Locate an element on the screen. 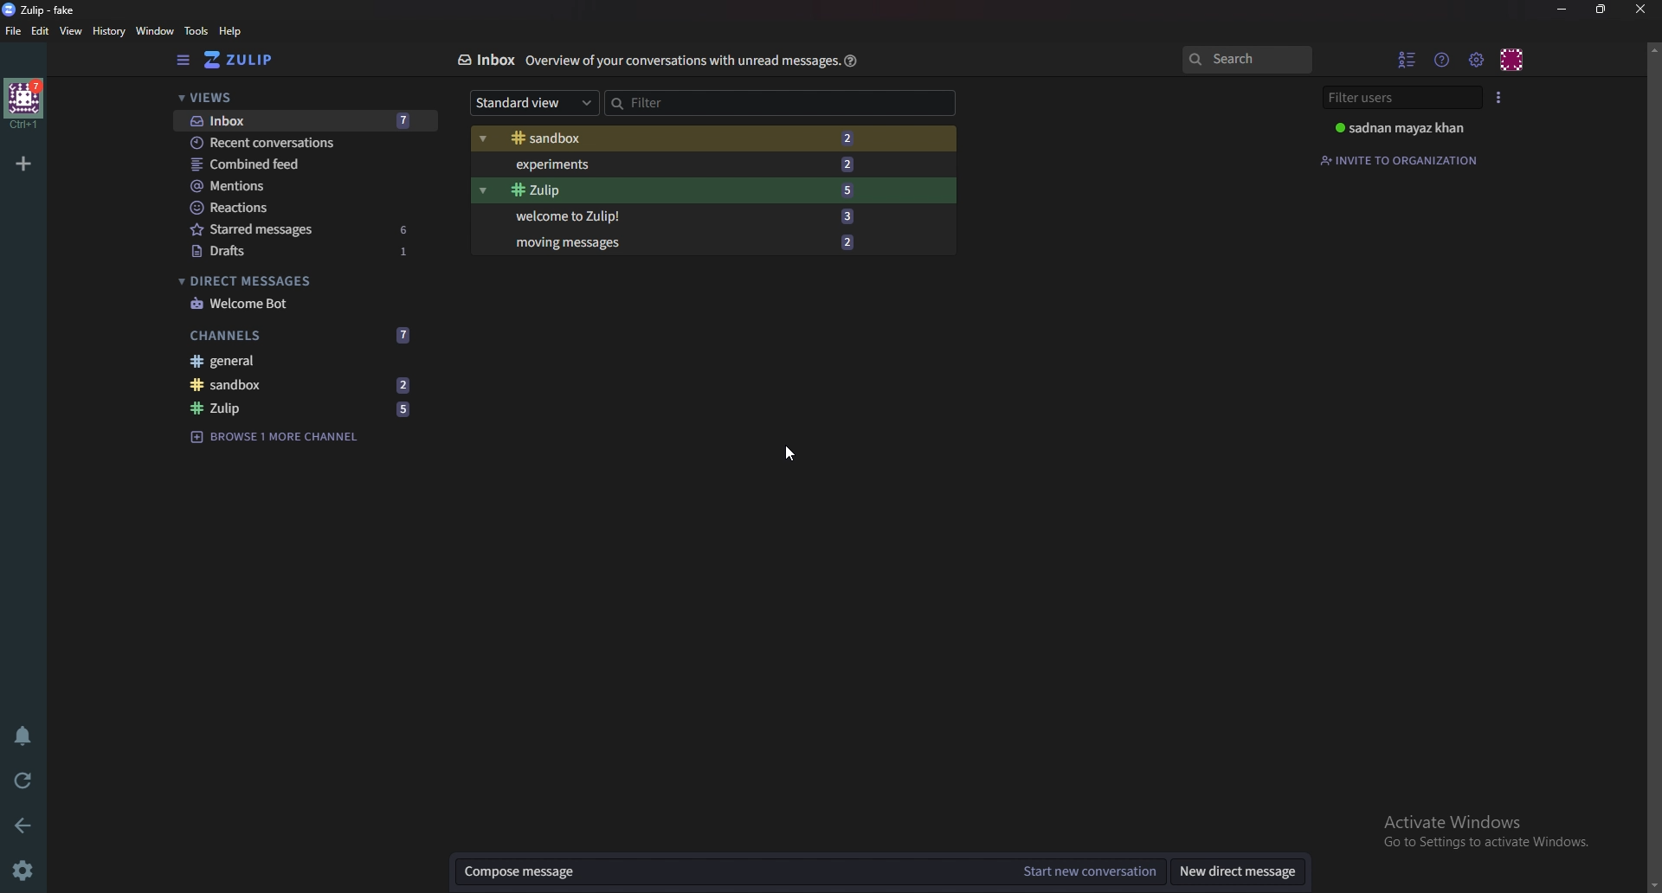  Reload is located at coordinates (26, 780).